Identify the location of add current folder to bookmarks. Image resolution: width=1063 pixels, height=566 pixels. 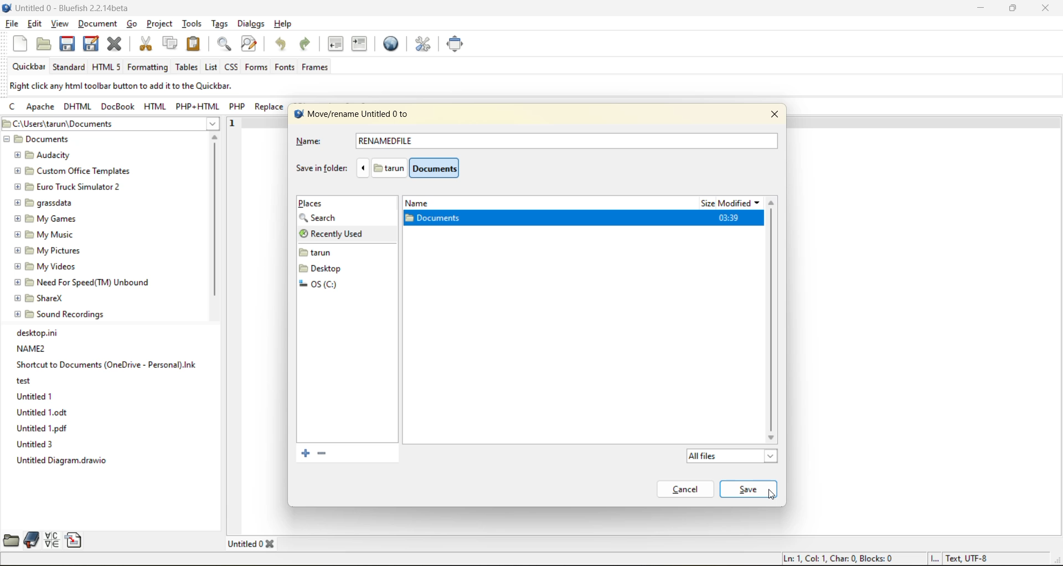
(306, 454).